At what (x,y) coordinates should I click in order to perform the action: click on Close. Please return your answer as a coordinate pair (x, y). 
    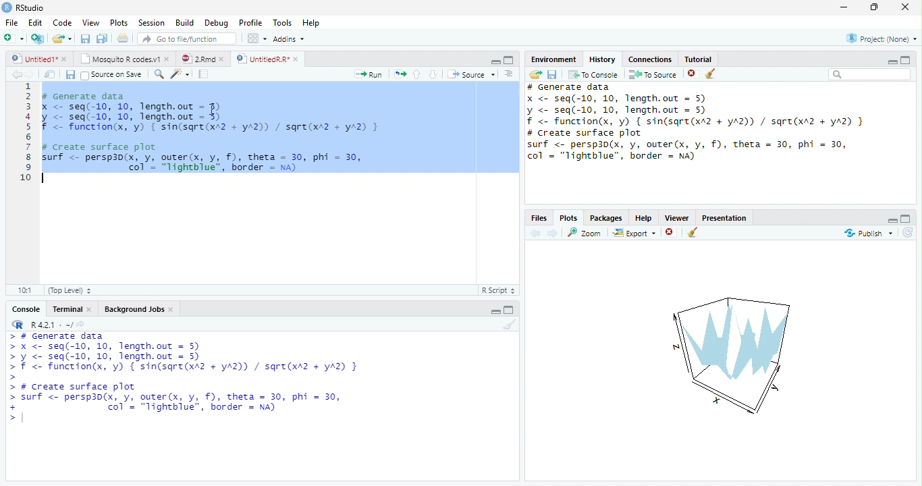
    Looking at the image, I should click on (90, 309).